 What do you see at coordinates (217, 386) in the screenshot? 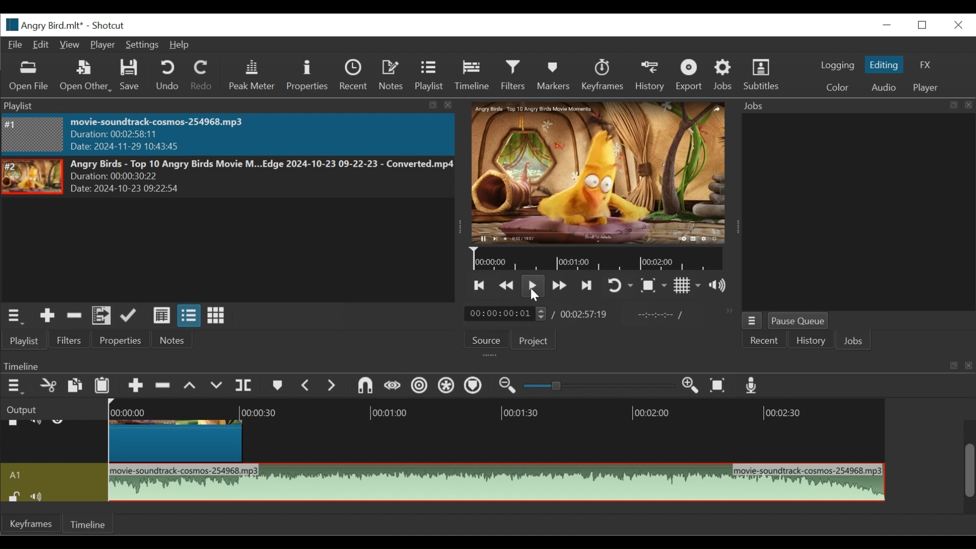
I see `Overwrite` at bounding box center [217, 386].